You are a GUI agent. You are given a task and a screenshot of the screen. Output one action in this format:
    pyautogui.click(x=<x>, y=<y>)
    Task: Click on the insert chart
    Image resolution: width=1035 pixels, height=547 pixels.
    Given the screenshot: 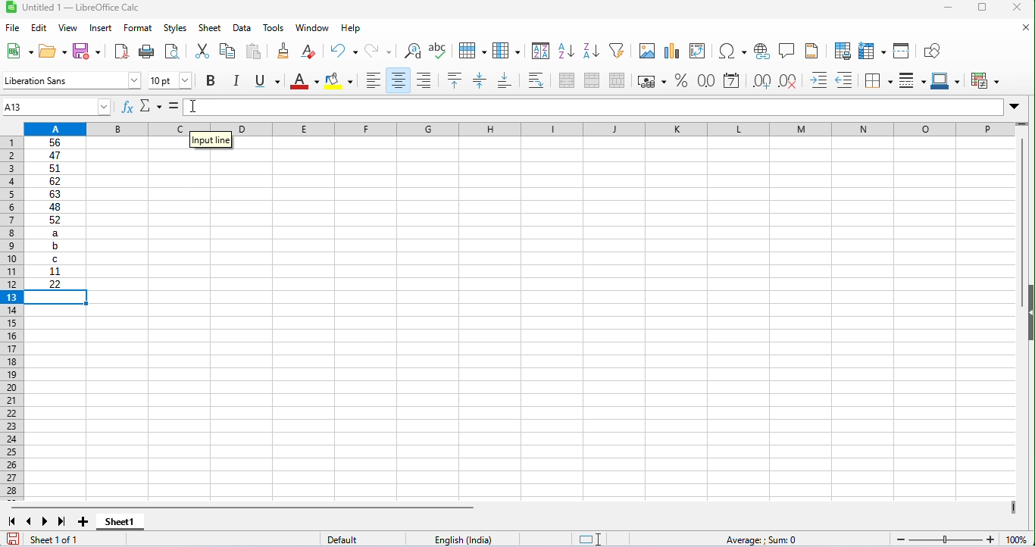 What is the action you would take?
    pyautogui.click(x=671, y=52)
    